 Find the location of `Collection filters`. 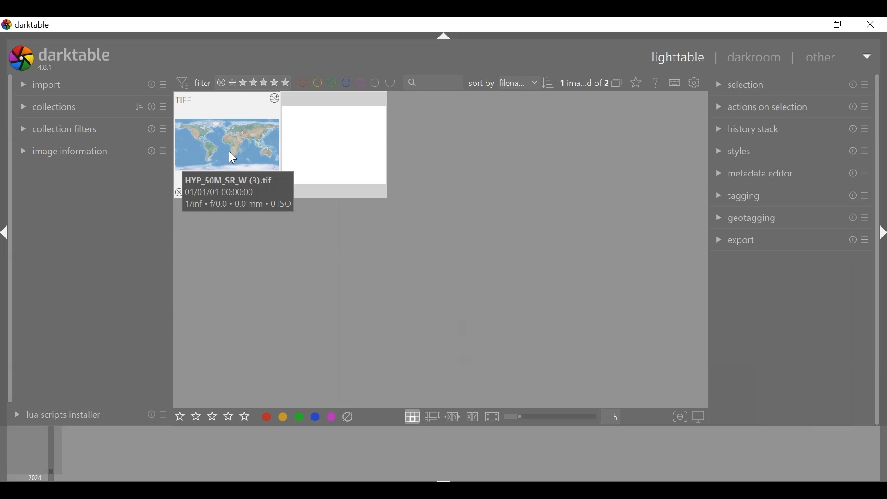

Collection filters is located at coordinates (91, 128).